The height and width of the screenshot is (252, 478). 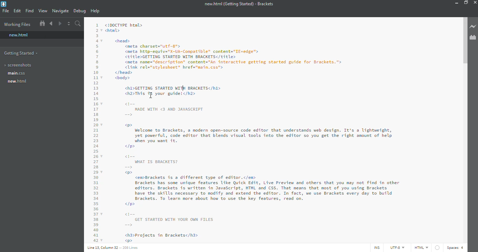 I want to click on <!DOCTYPE html>
 <heal>
<head>

meta charset-rutf-ars

<heta hitp-equiv="X-U-Conpatible" content="IE-edge">

CEit1e>GETTING STARTED WITH BRACKETS</title>

<meta name="description” content="An interactive getting started guide for Brackets."

<link rel="stylesheet" href="main.css">

<head>

<body>

<hI>GETTING STARTED Wil BRACKETS</h1>

ha>This is your guidet</hz>
Ph

WADE WITH <3 AND JAVASCRIPT
EN, so click(x=228, y=70).